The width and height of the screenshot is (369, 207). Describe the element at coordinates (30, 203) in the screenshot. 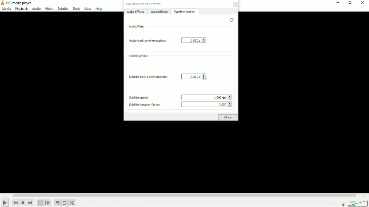

I see `Next` at that location.